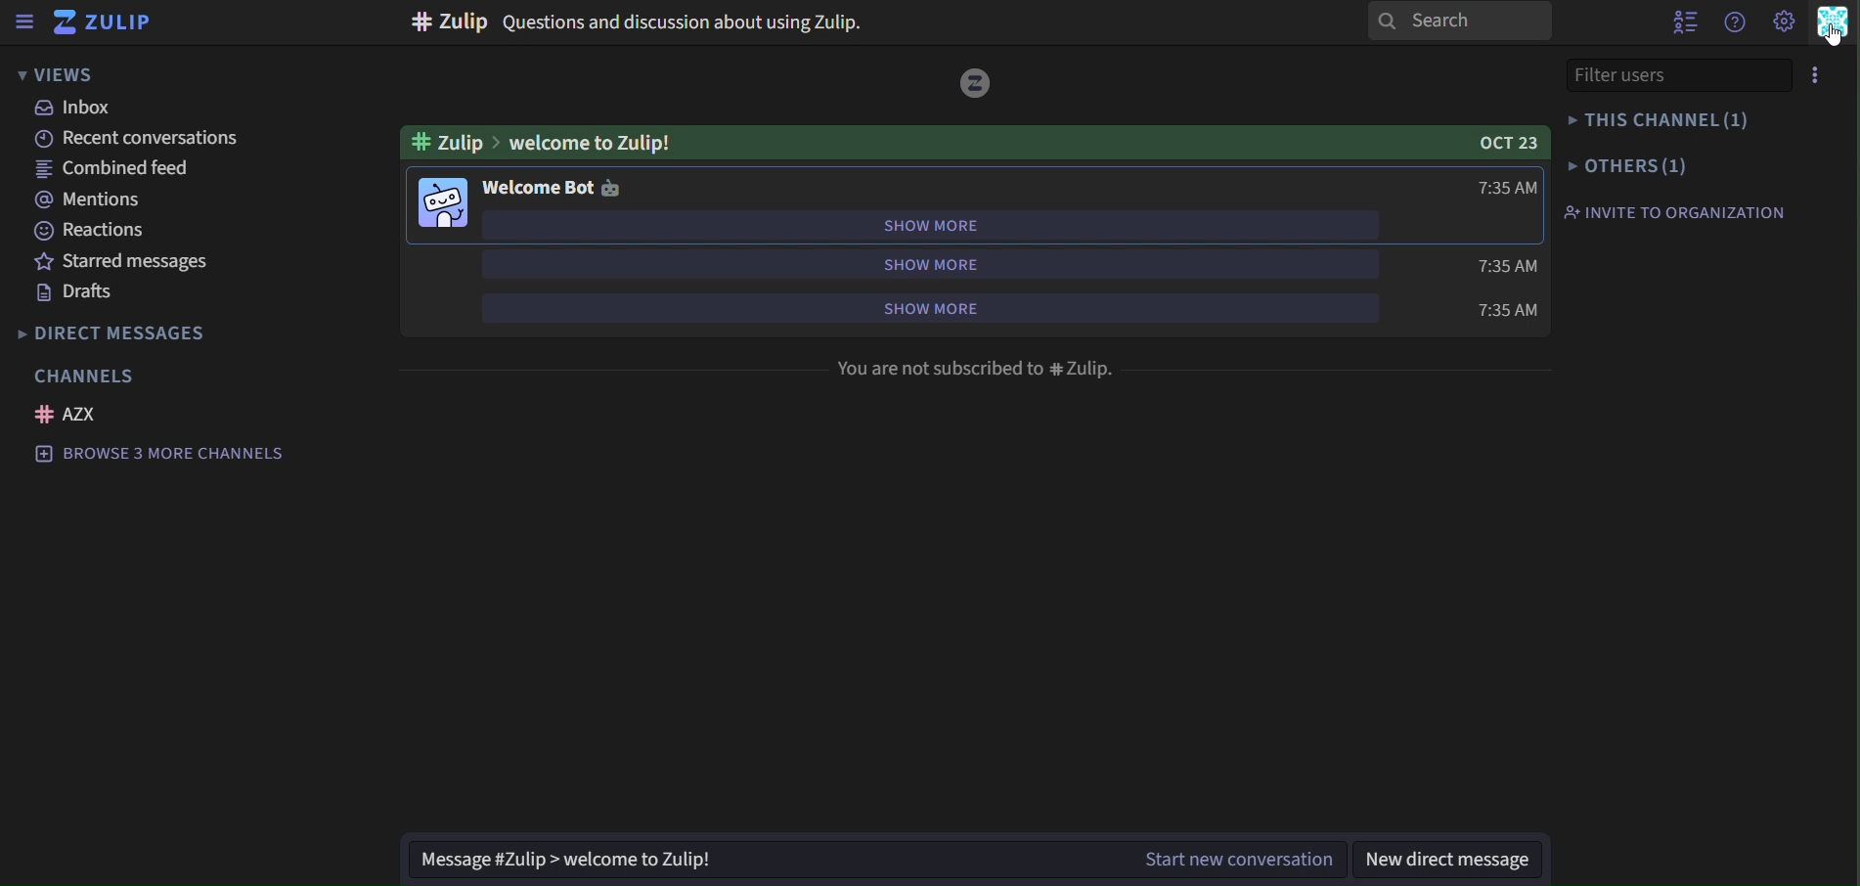 Image resolution: width=1860 pixels, height=886 pixels. I want to click on this channel, so click(1661, 122).